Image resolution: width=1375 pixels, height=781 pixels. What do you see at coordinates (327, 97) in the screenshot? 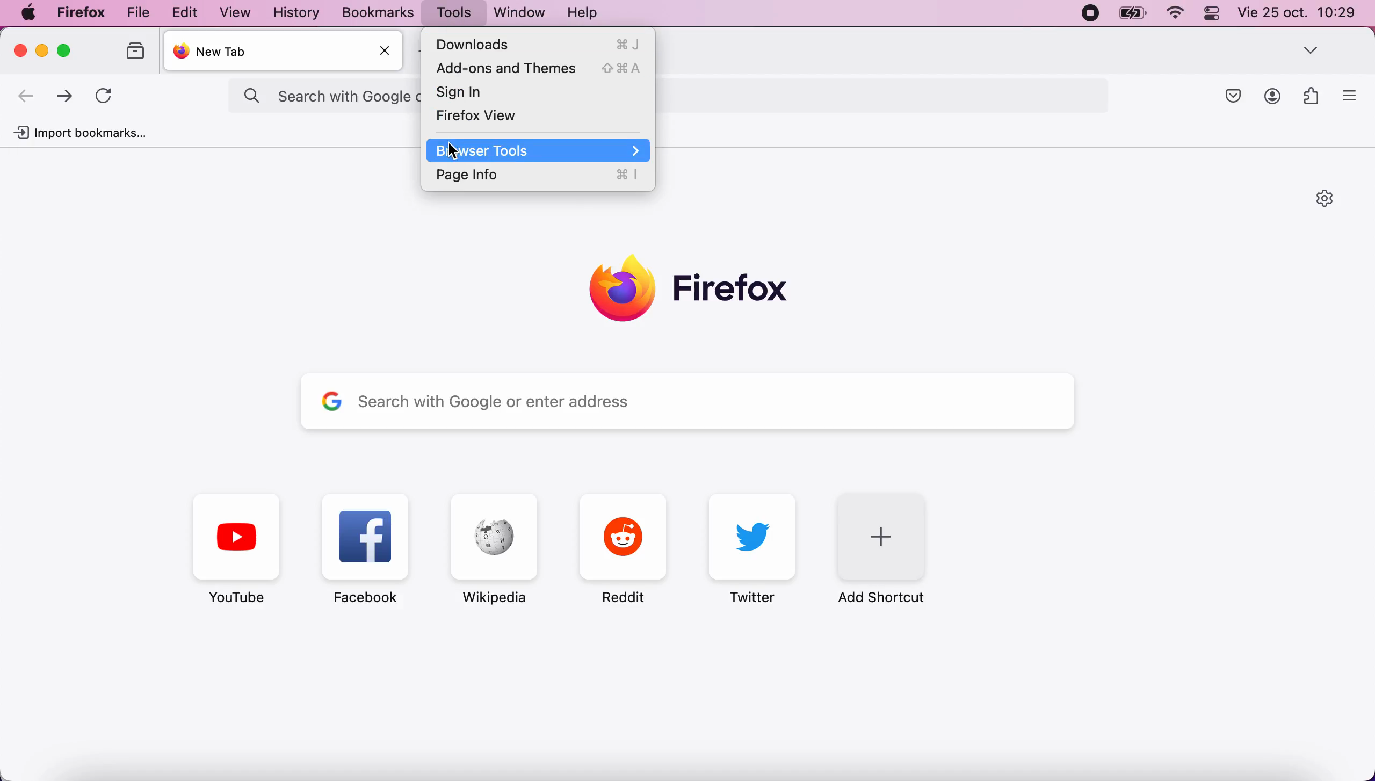
I see `search with Google` at bounding box center [327, 97].